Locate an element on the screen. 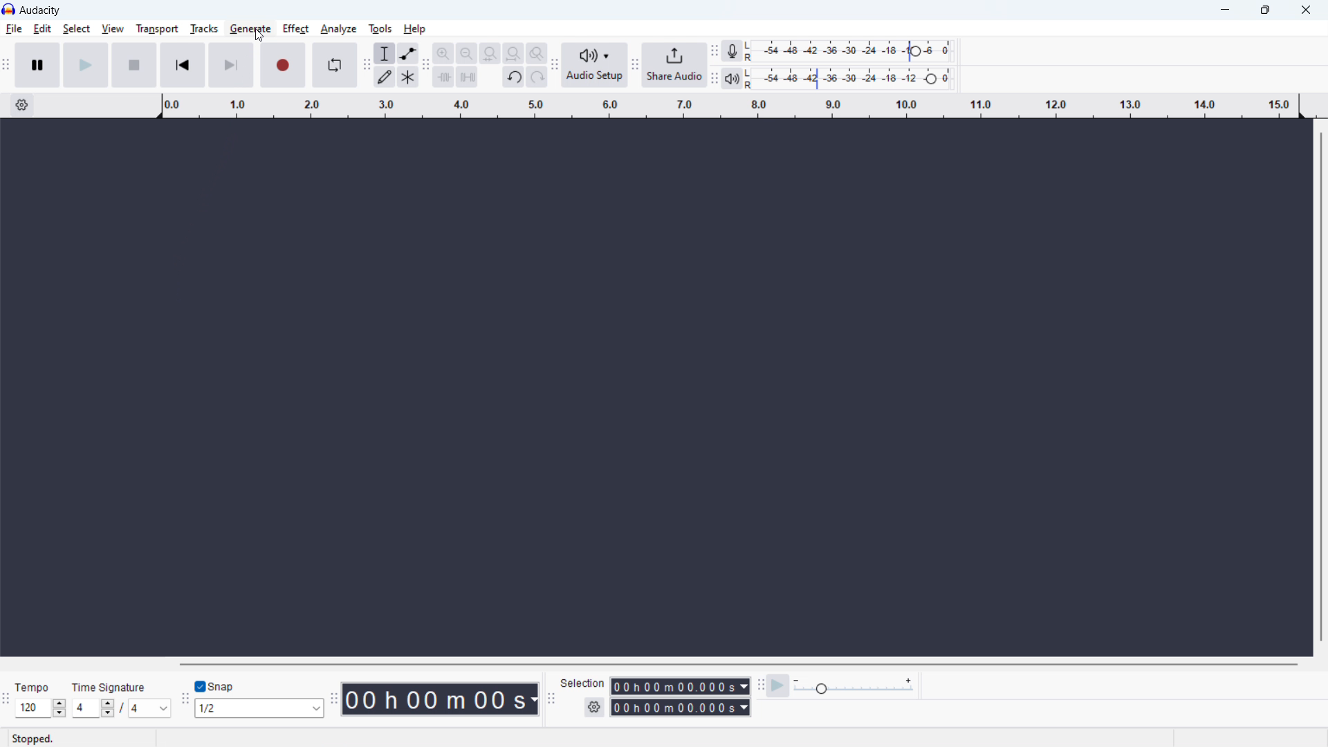 Image resolution: width=1328 pixels, height=747 pixels. Time signature is located at coordinates (111, 685).